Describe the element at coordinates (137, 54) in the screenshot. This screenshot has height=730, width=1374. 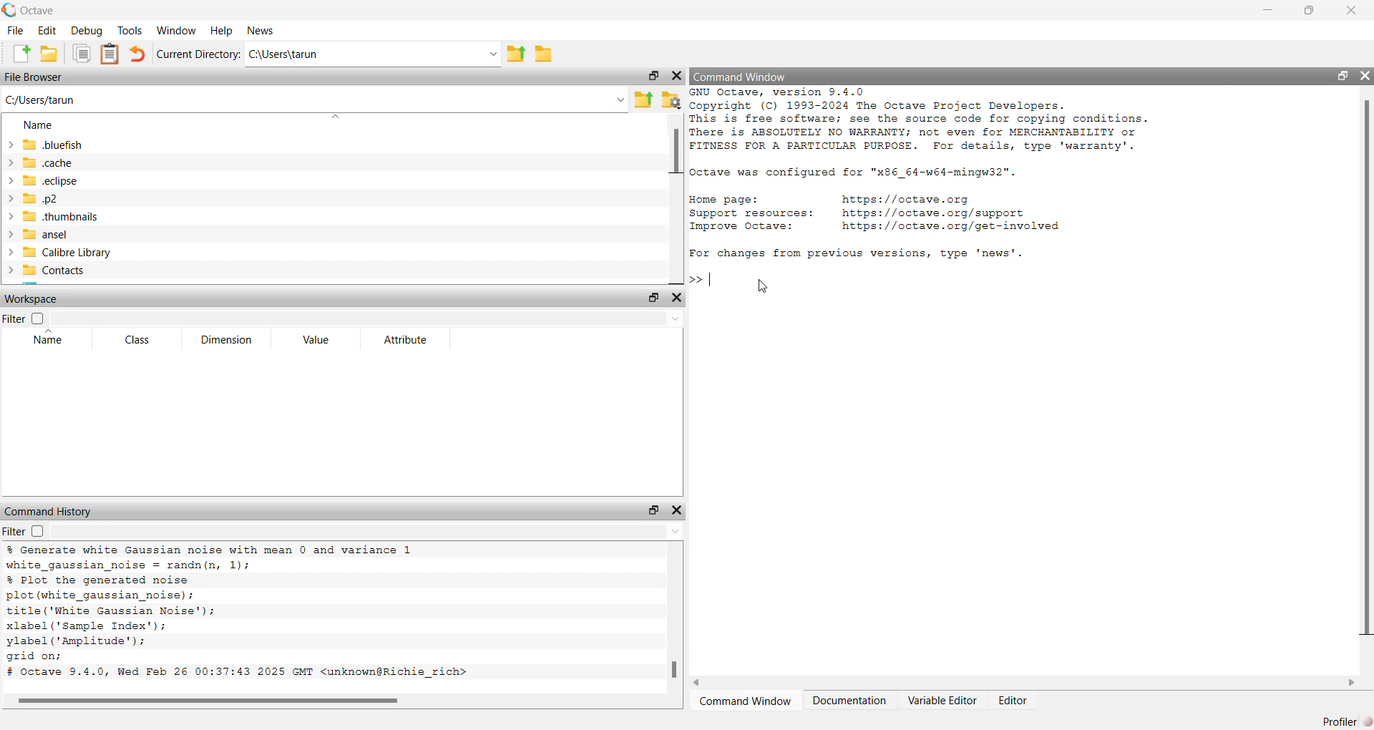
I see `undo` at that location.